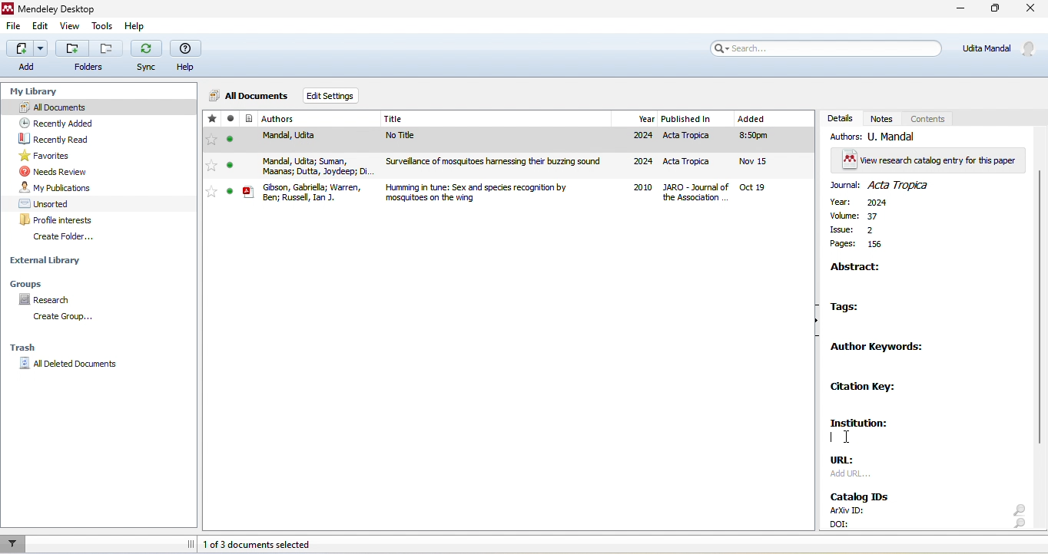 The height and width of the screenshot is (554, 1048). I want to click on 2024, so click(642, 137).